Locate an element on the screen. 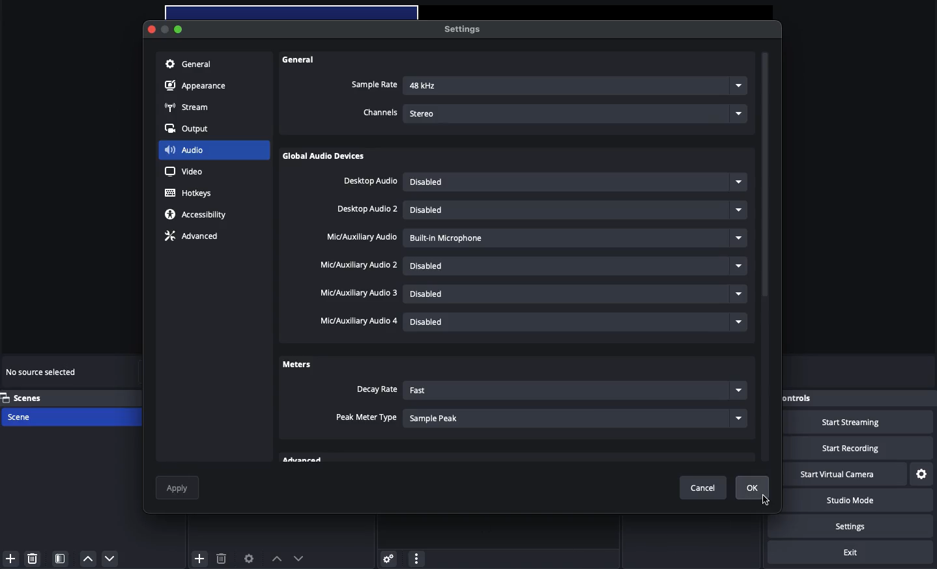  Desktop audio 2 is located at coordinates (368, 210).